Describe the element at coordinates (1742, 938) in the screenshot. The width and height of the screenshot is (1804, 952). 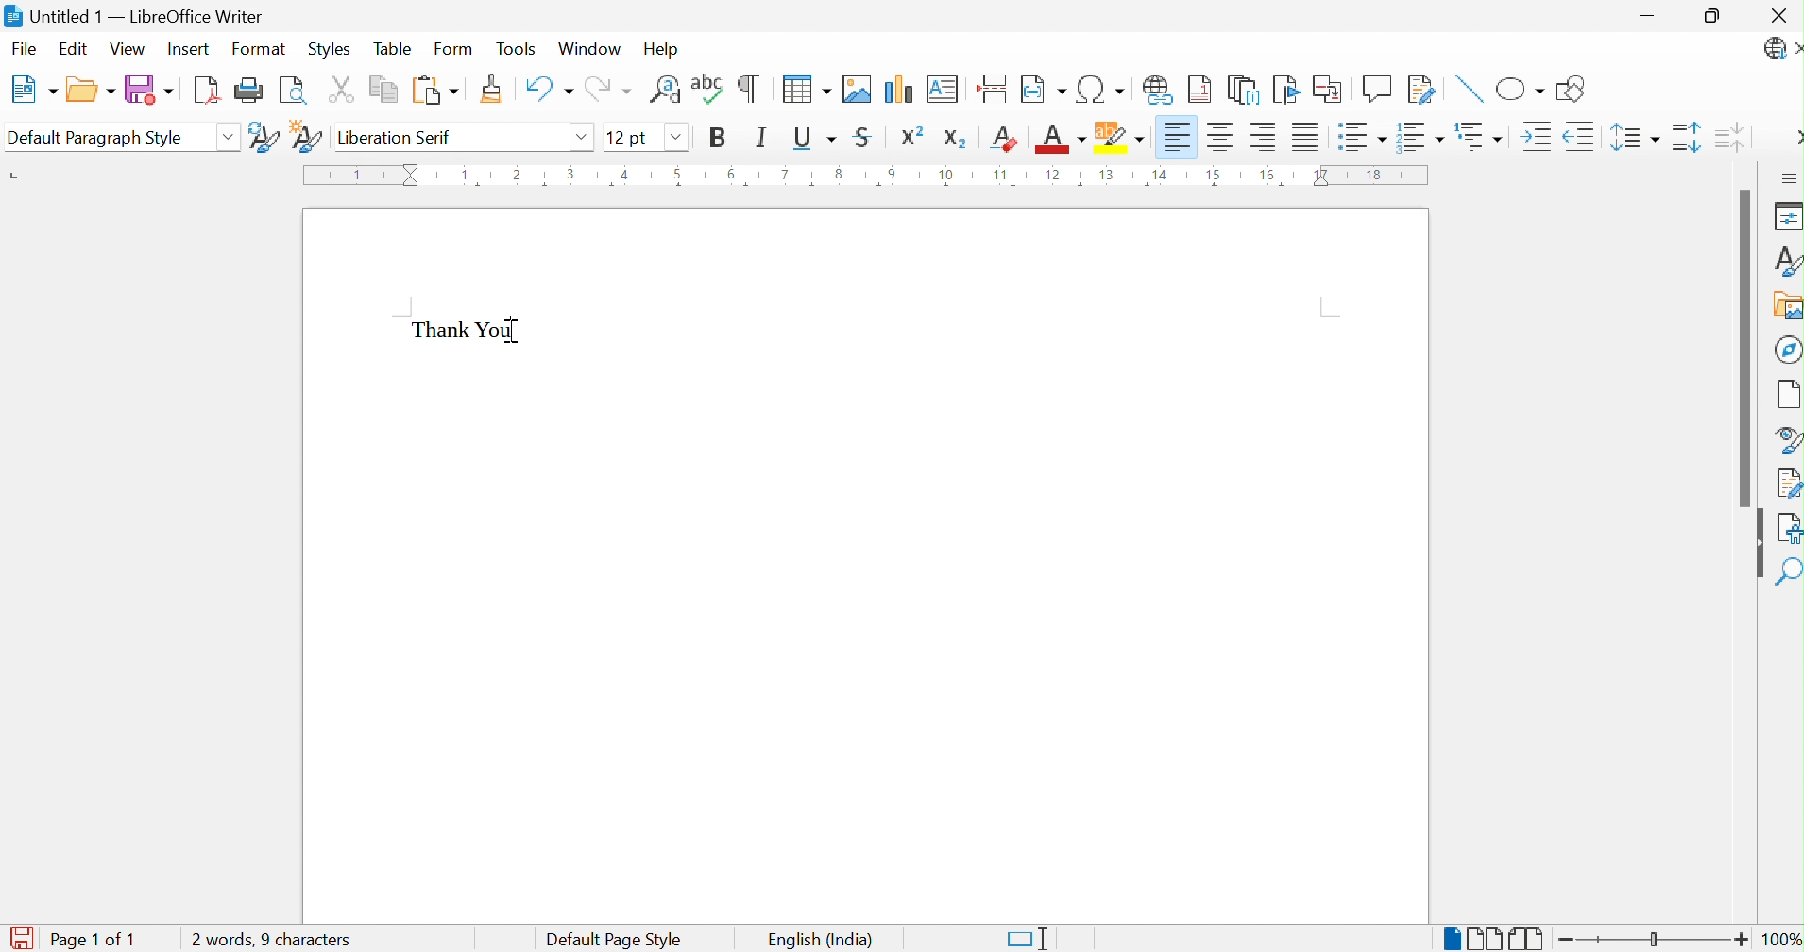
I see `Zoom In` at that location.